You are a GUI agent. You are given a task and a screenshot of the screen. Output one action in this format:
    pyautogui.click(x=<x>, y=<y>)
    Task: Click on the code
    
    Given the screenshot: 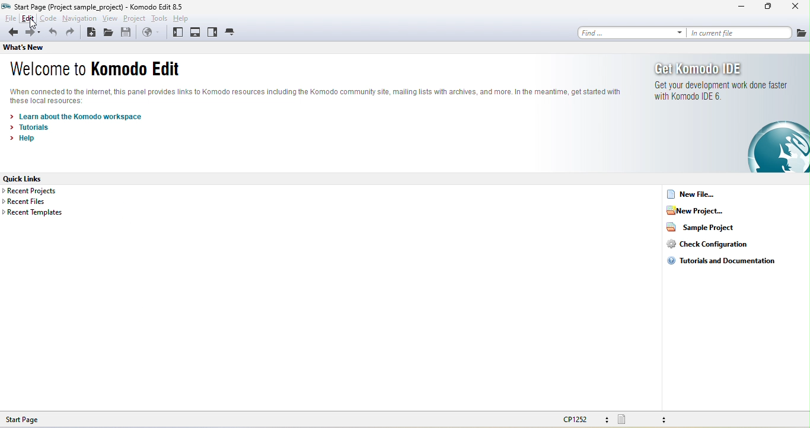 What is the action you would take?
    pyautogui.click(x=50, y=19)
    